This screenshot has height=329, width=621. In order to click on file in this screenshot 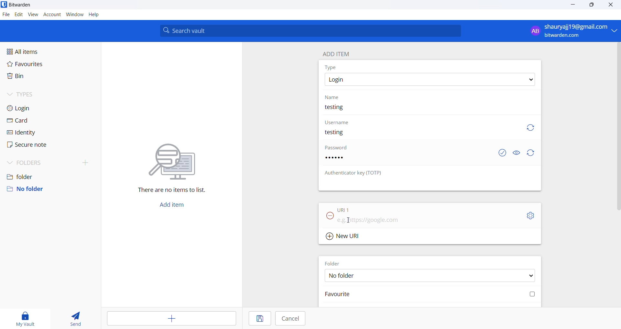, I will do `click(5, 15)`.